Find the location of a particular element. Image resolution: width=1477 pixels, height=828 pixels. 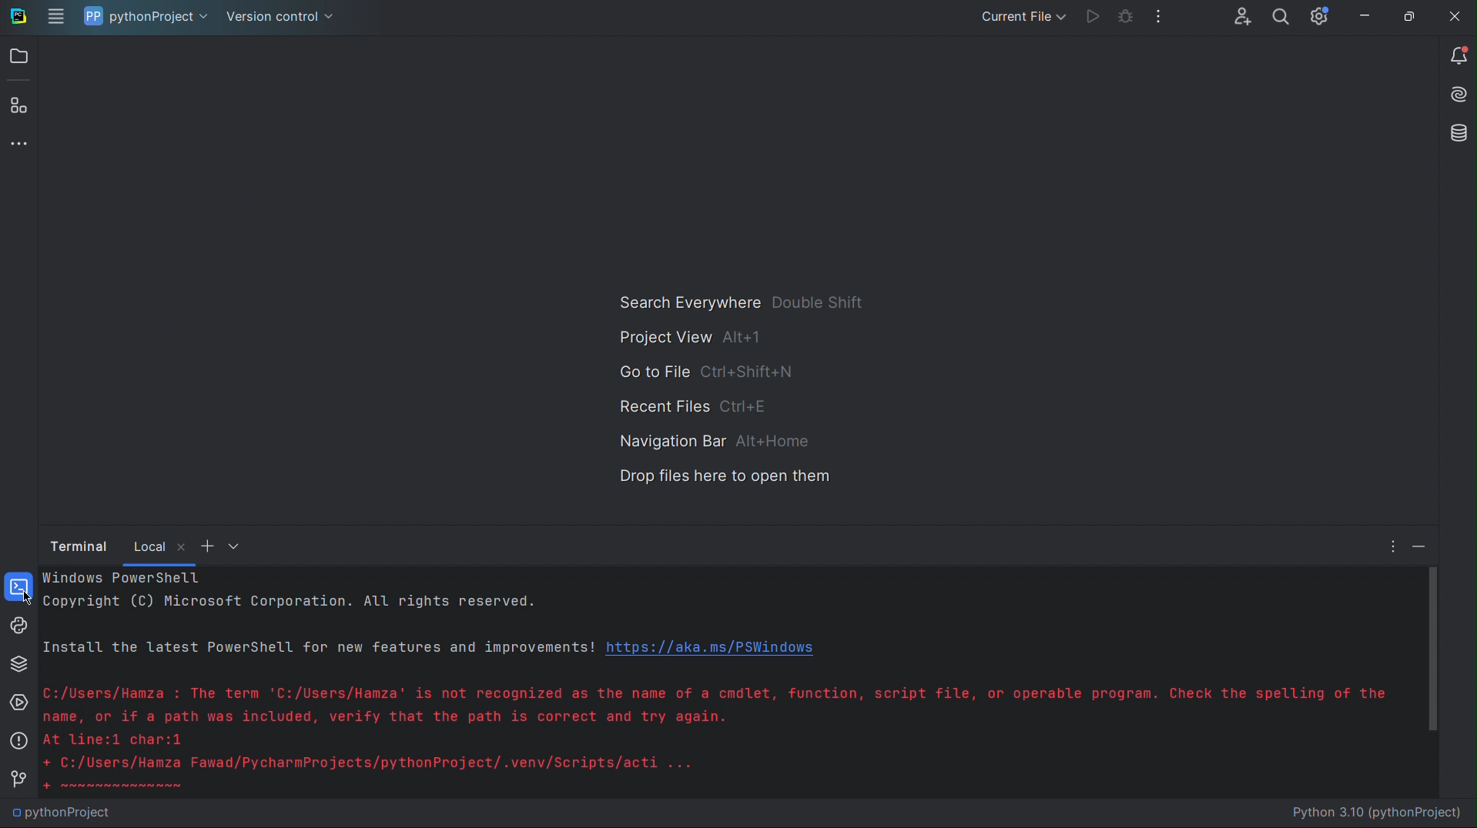

Python 3.10 (pythonProject) is located at coordinates (1381, 814).